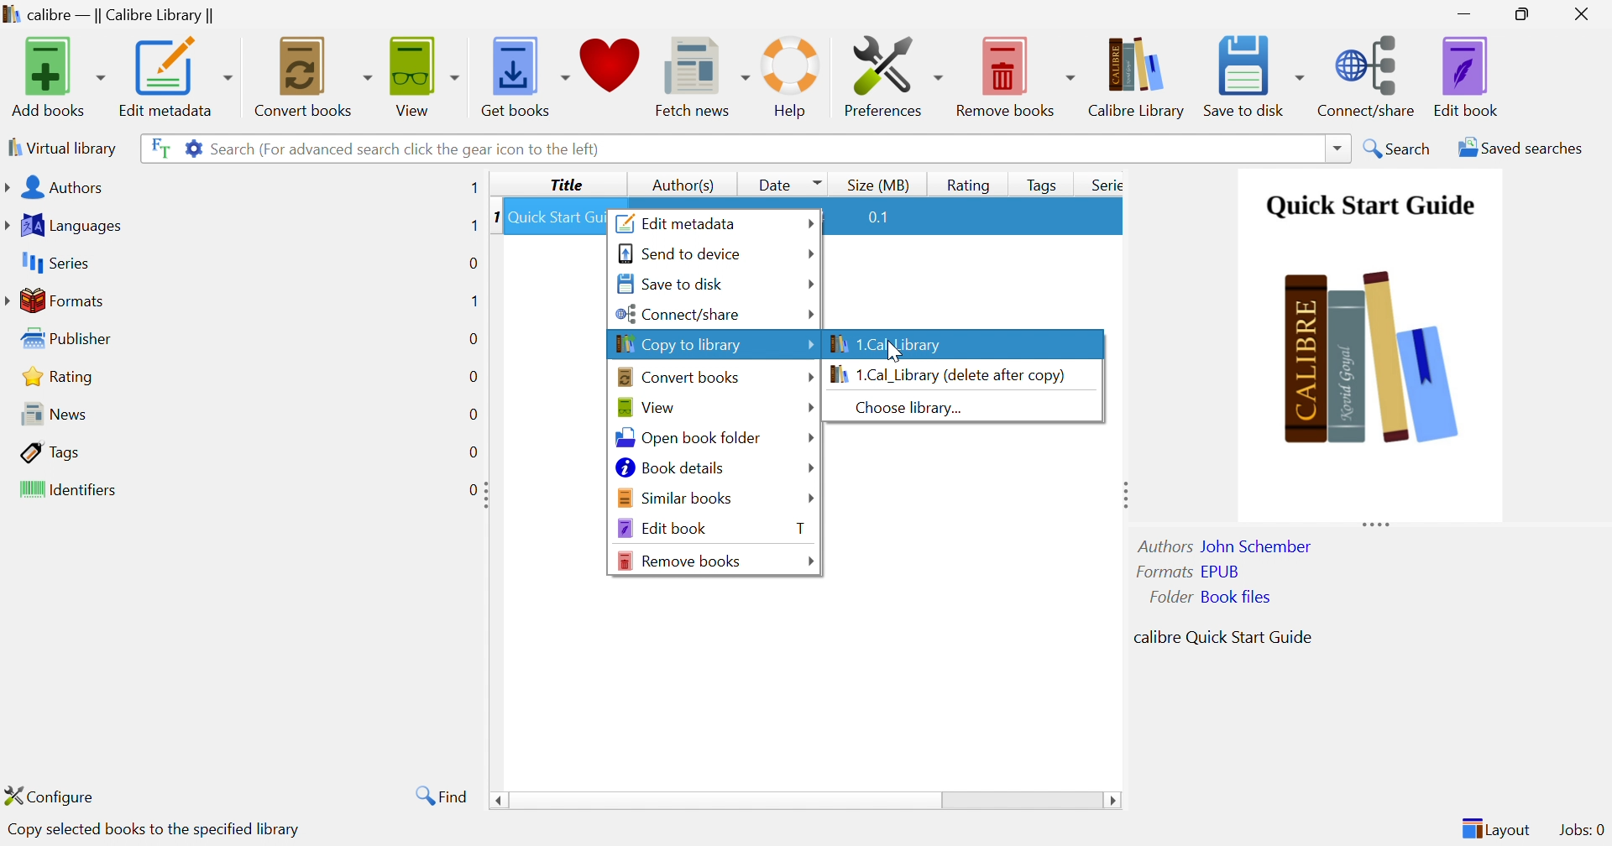 The image size is (1612, 846). What do you see at coordinates (1375, 524) in the screenshot?
I see `Expand` at bounding box center [1375, 524].